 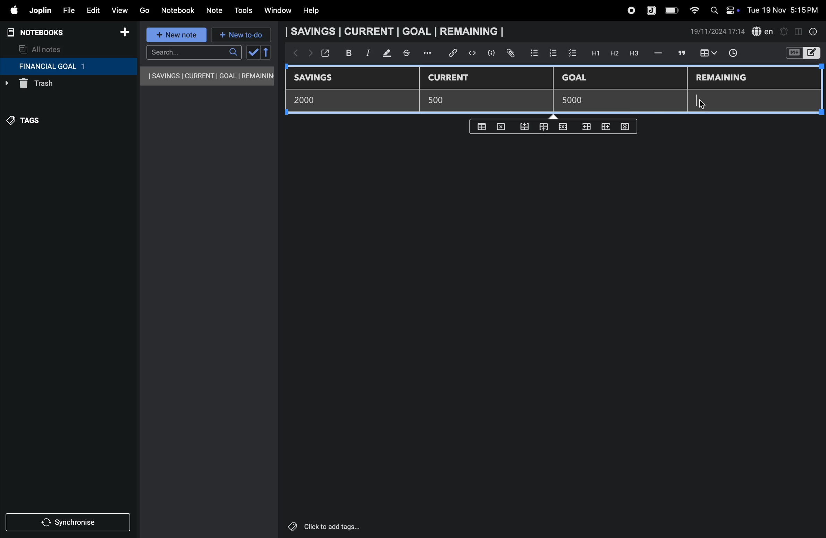 I want to click on wifi, so click(x=692, y=10).